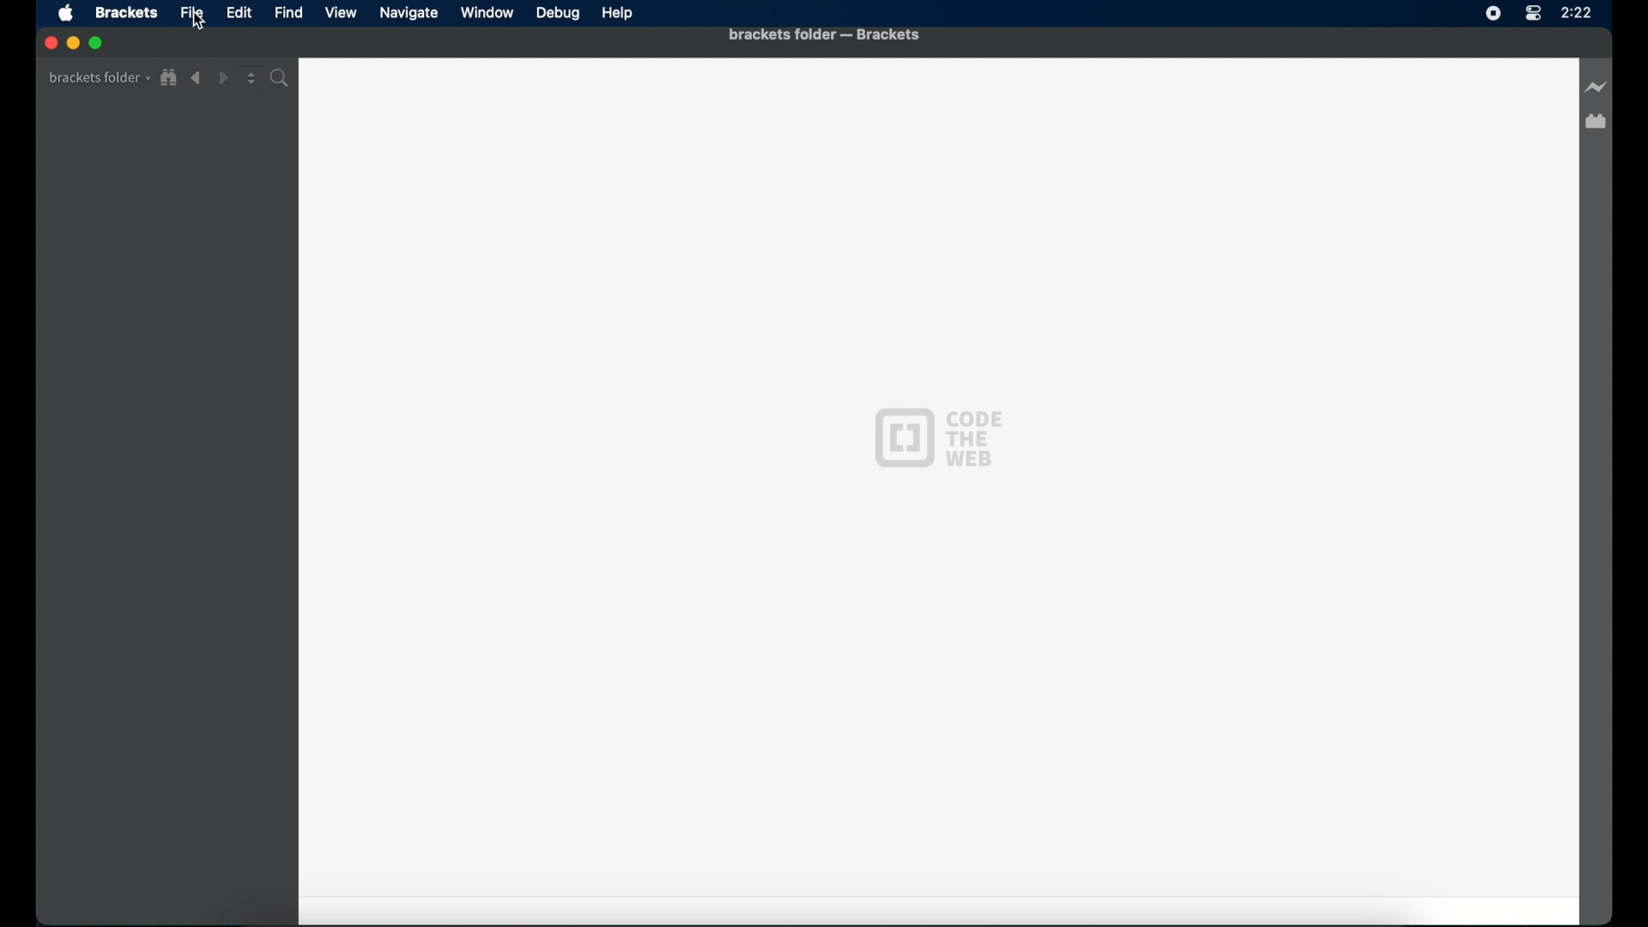  Describe the element at coordinates (49, 43) in the screenshot. I see `close` at that location.